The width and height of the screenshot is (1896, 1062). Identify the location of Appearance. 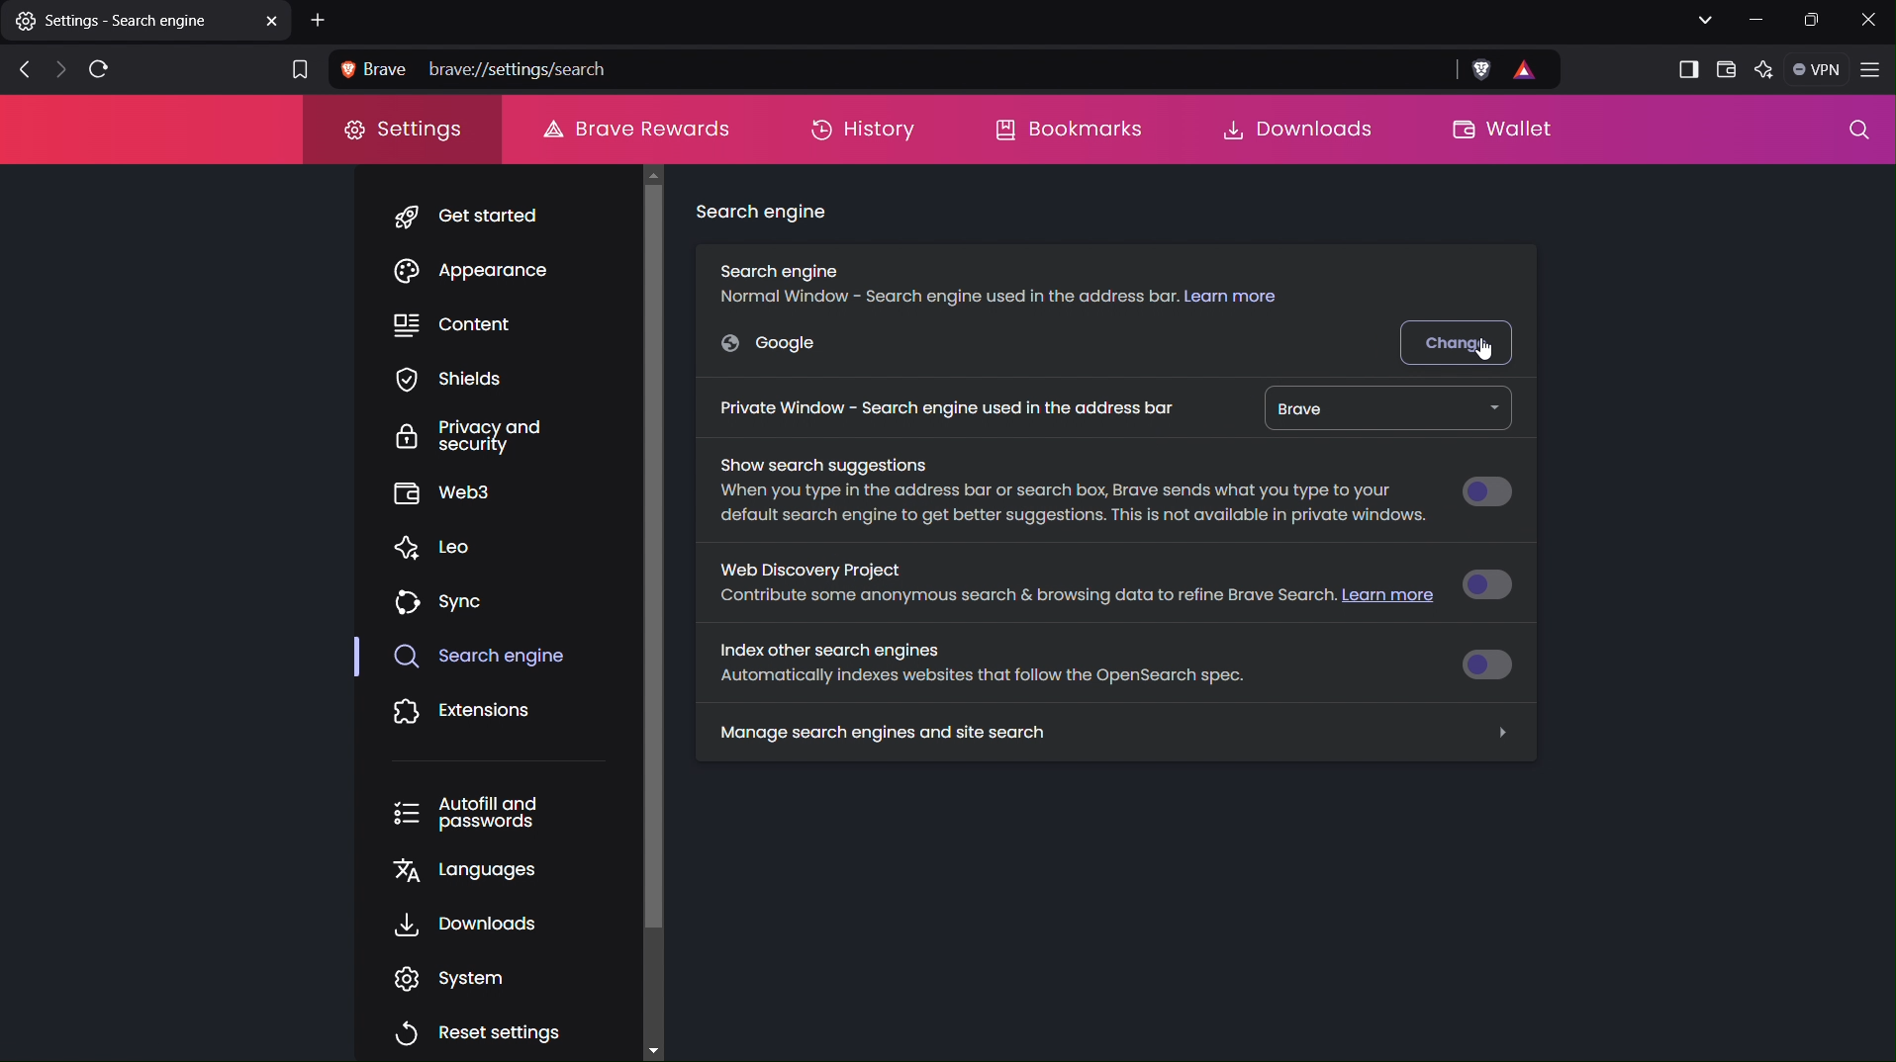
(488, 275).